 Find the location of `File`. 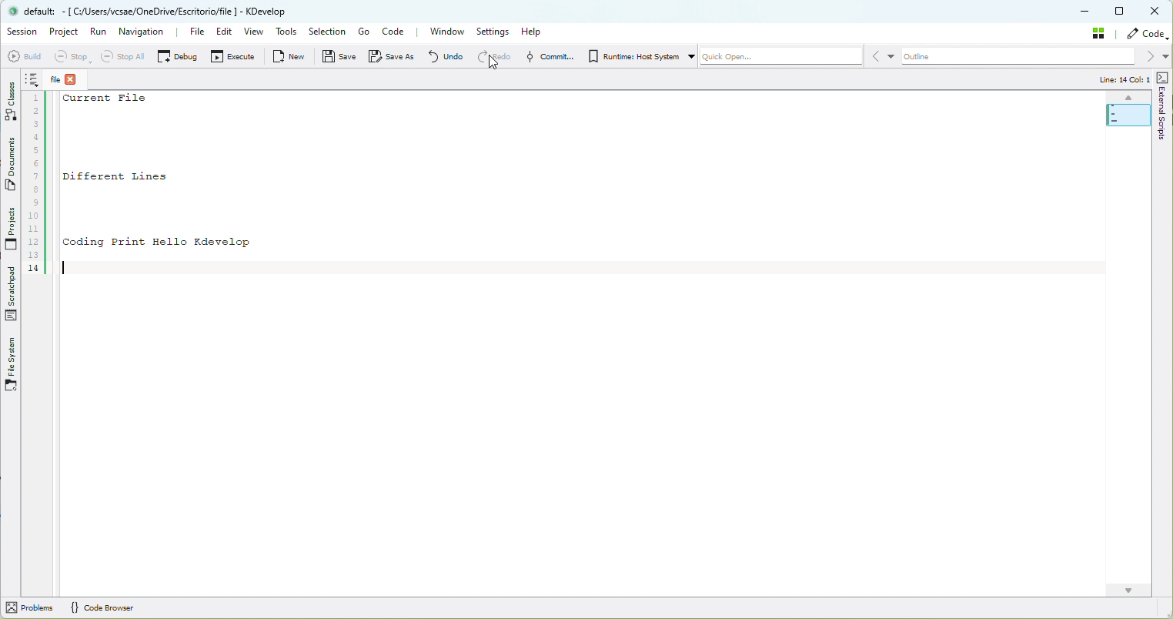

File is located at coordinates (195, 31).